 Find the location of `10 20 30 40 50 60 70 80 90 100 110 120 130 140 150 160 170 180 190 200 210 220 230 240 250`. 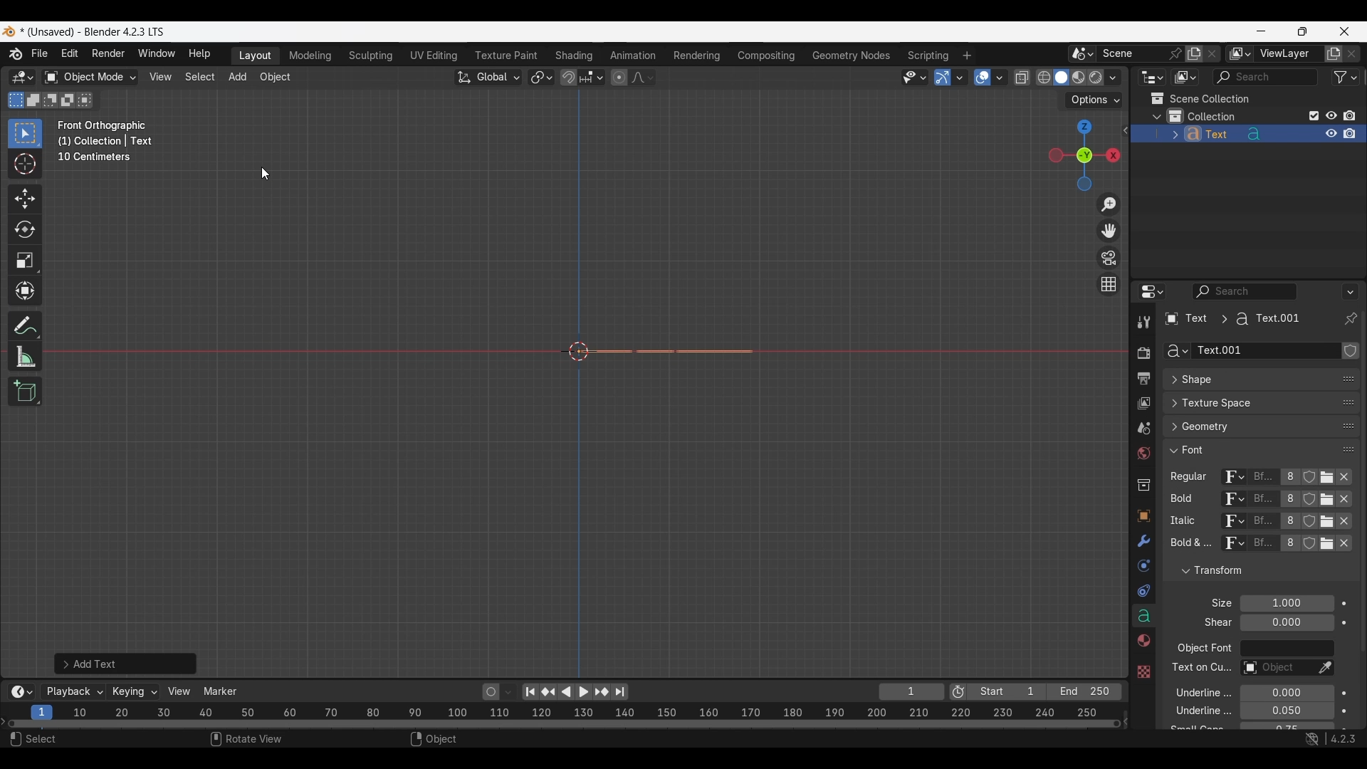

10 20 30 40 50 60 70 80 90 100 110 120 130 140 150 160 170 180 190 200 210 220 230 240 250 is located at coordinates (589, 711).